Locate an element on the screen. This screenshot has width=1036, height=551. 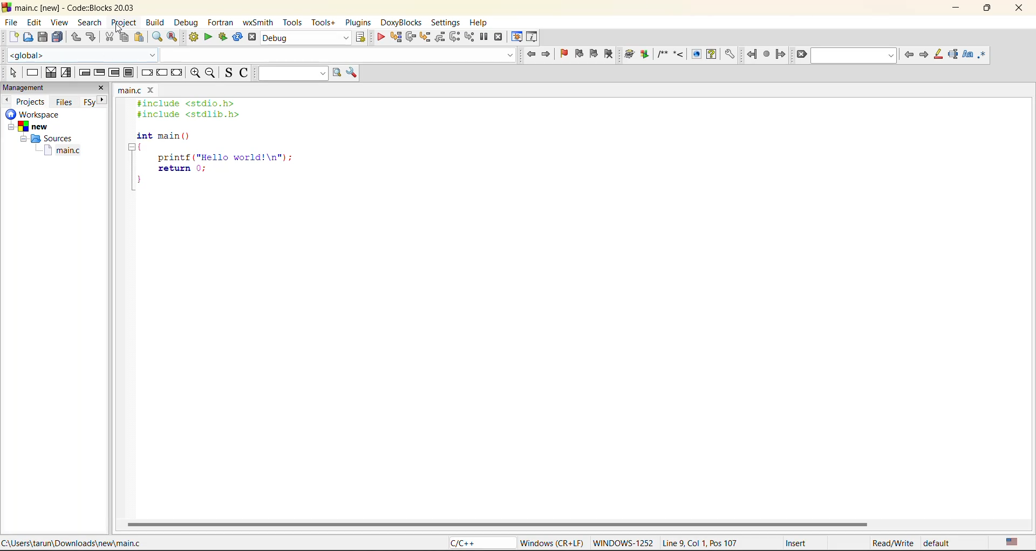
last jump is located at coordinates (766, 54).